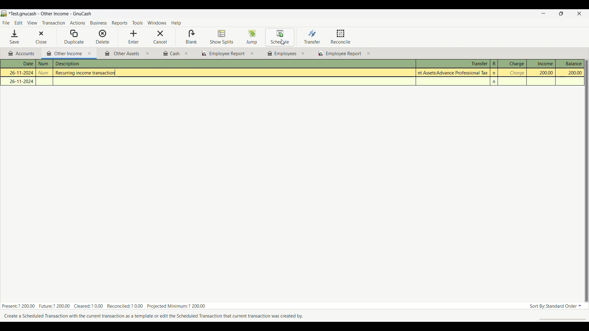 Image resolution: width=589 pixels, height=331 pixels. Describe the element at coordinates (171, 54) in the screenshot. I see `cash` at that location.